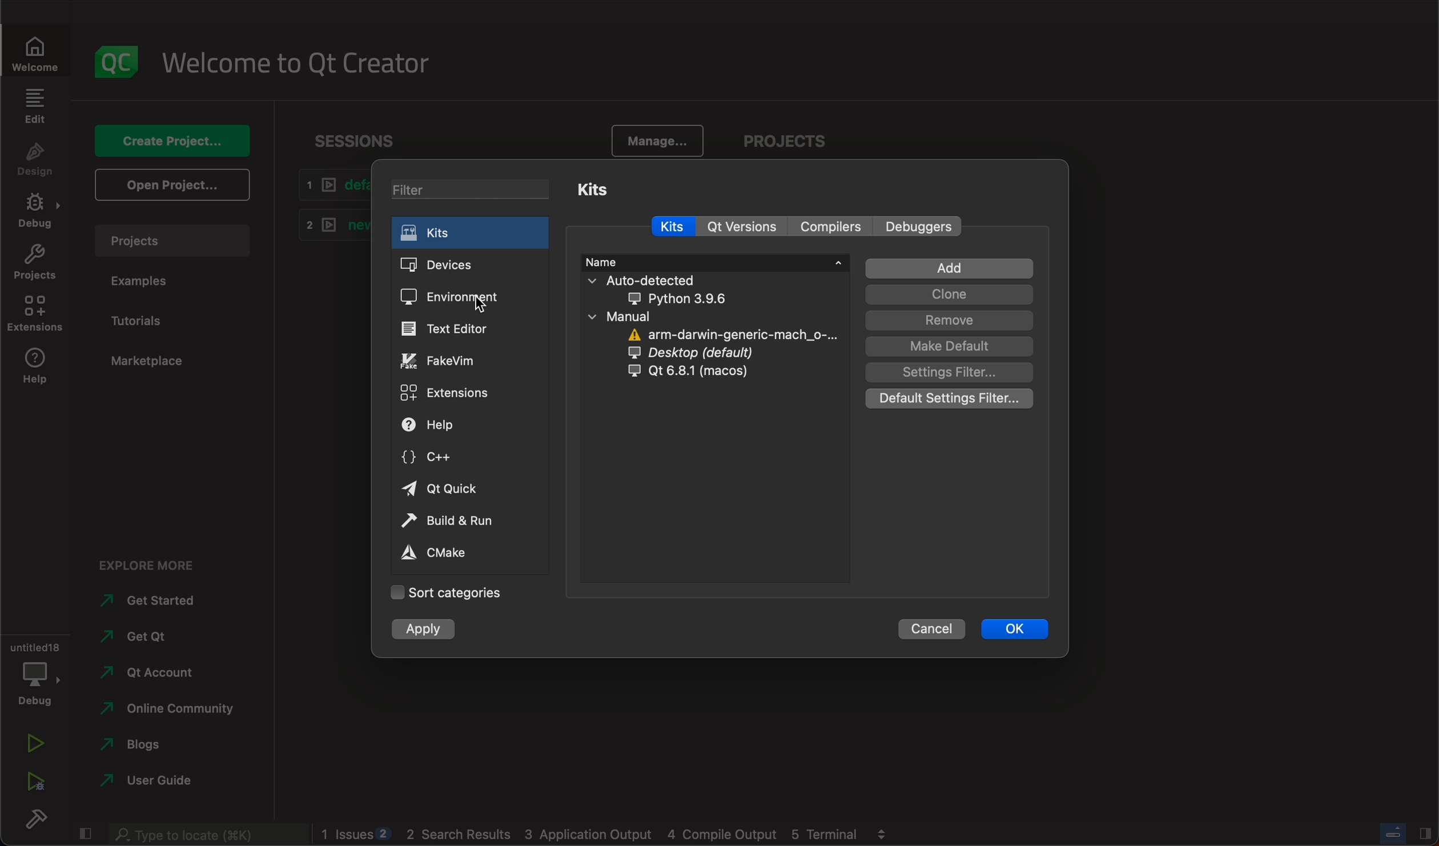 The image size is (1439, 846). I want to click on clone, so click(949, 295).